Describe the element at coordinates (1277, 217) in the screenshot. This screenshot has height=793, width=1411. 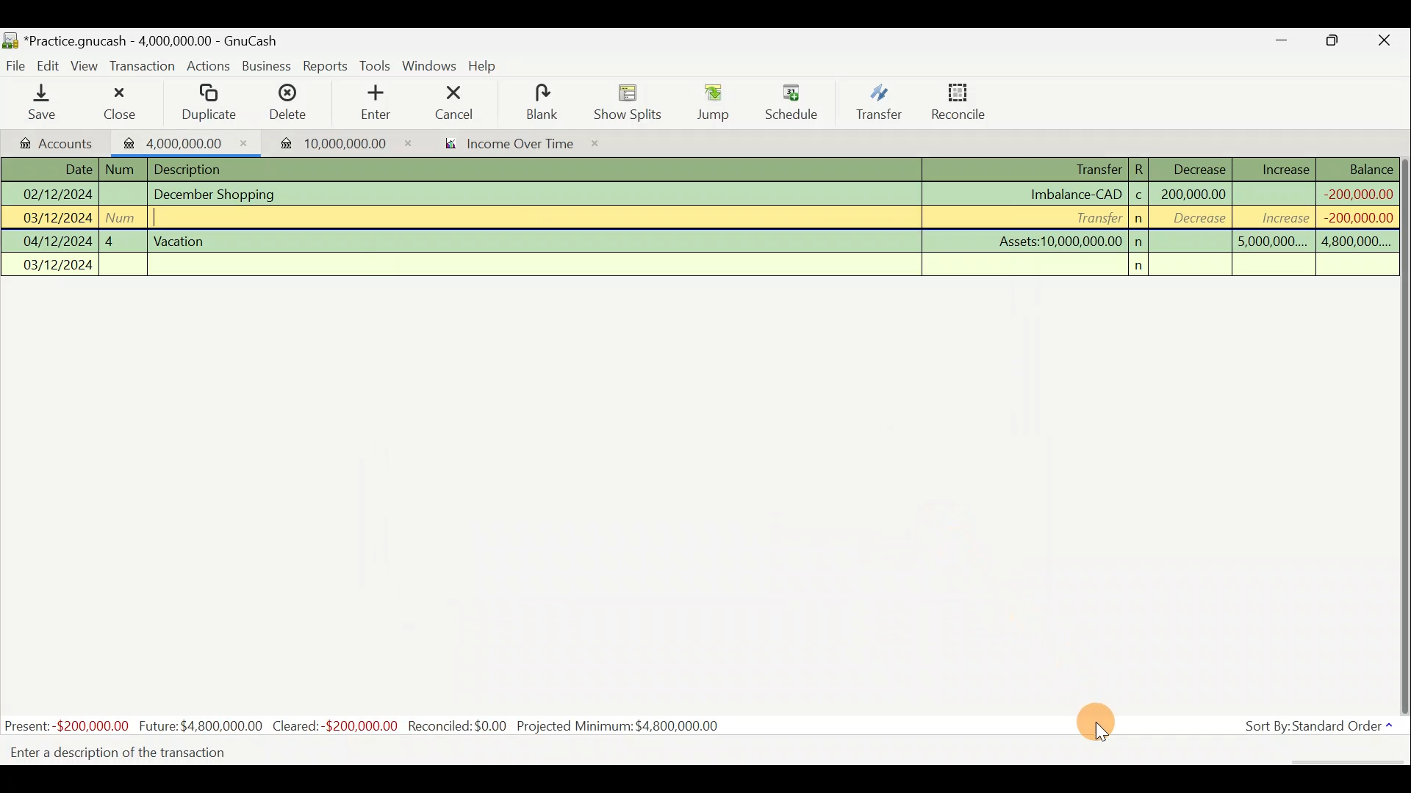
I see `increase` at that location.